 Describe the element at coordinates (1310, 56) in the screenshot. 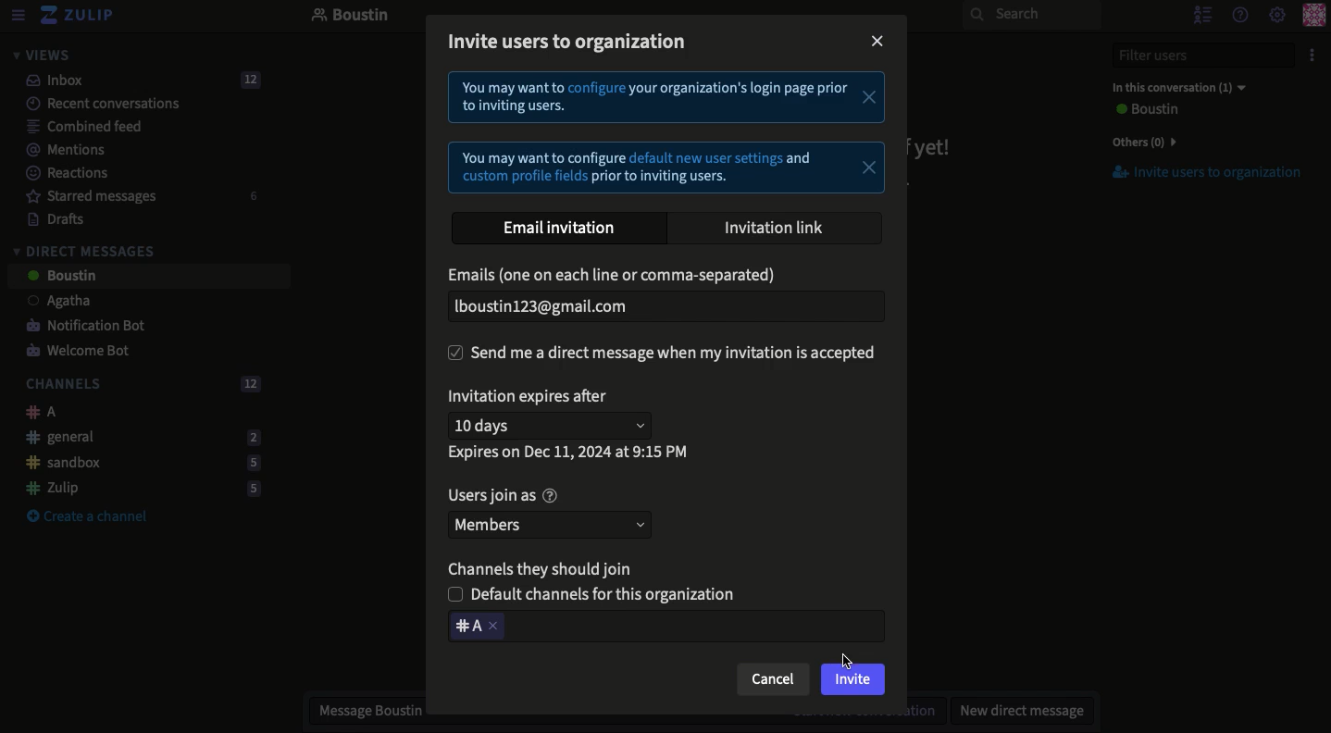

I see `Options` at that location.